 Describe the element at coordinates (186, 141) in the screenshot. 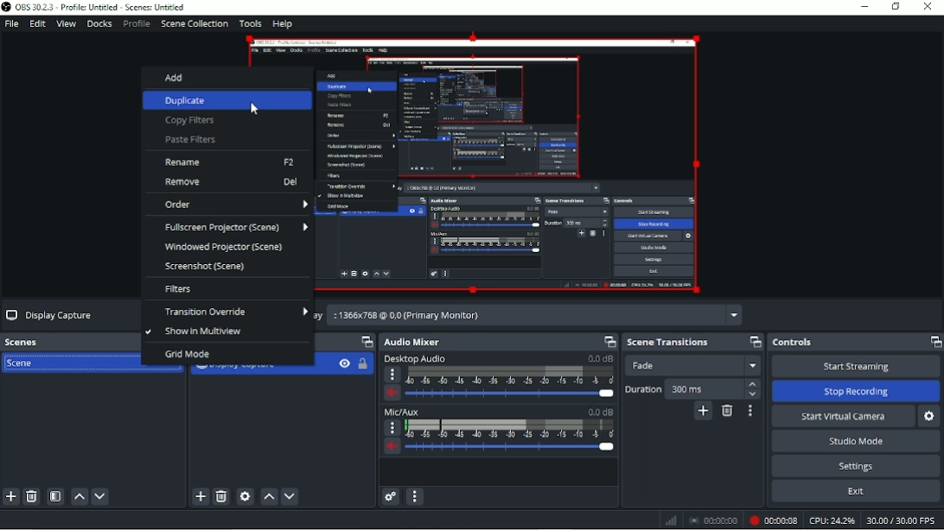

I see `Paste Filters` at that location.